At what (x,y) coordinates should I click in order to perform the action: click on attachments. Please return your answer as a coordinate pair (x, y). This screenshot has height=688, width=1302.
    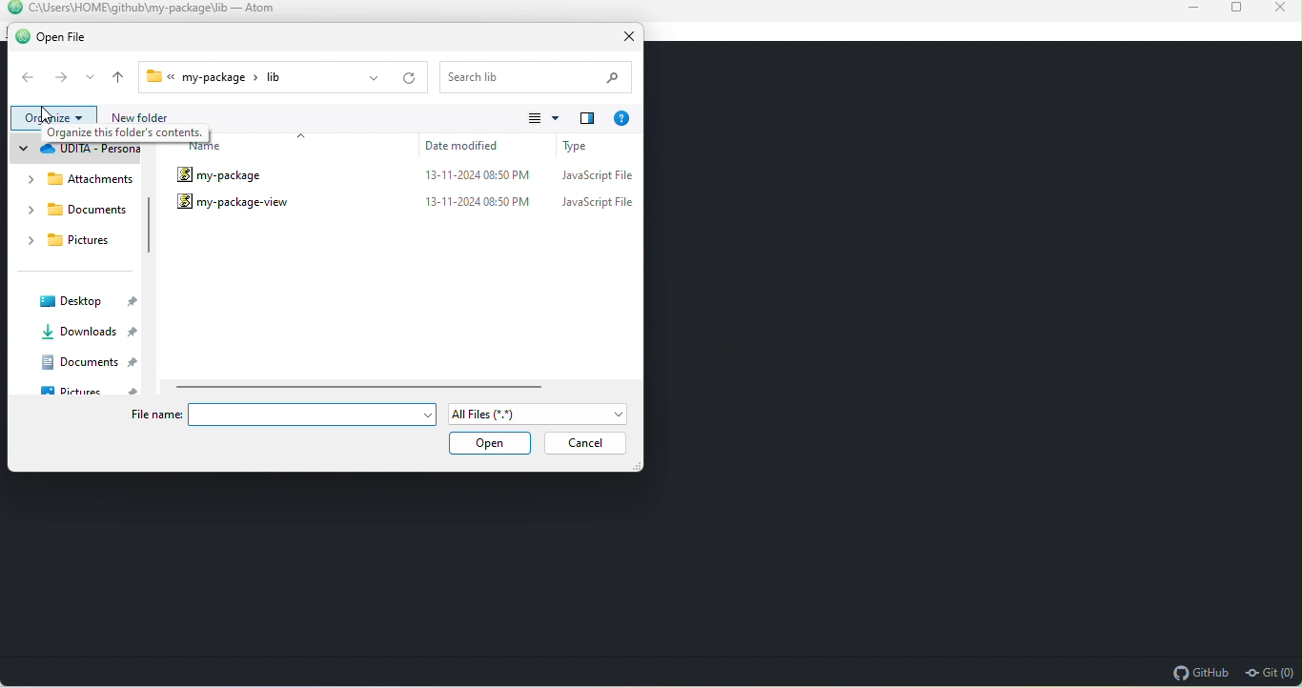
    Looking at the image, I should click on (78, 181).